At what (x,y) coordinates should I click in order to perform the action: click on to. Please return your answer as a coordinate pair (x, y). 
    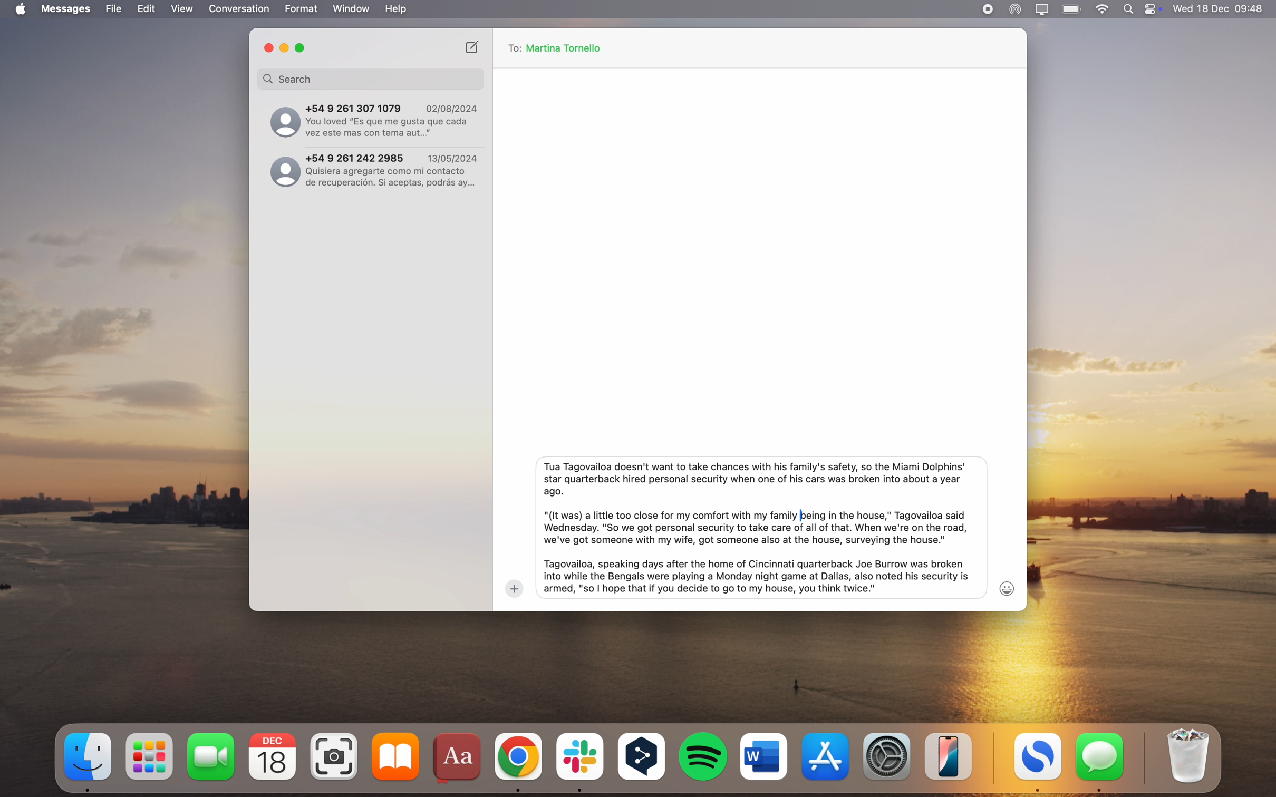
    Looking at the image, I should click on (513, 48).